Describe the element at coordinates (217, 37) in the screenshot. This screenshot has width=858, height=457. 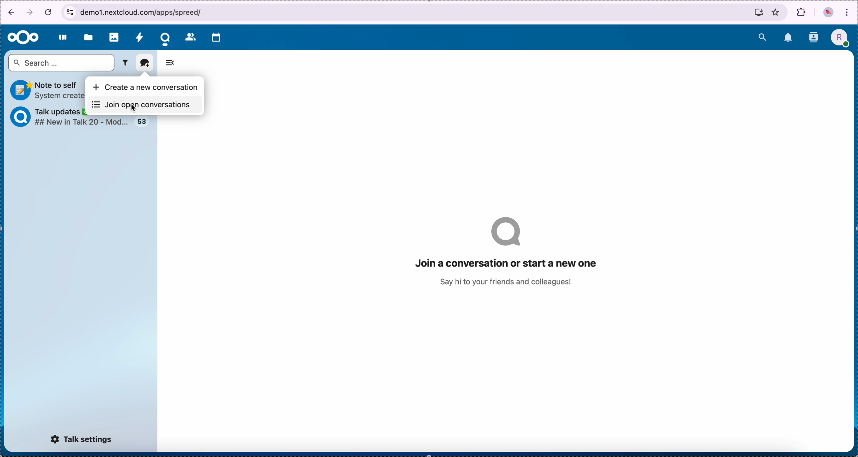
I see `calendar` at that location.